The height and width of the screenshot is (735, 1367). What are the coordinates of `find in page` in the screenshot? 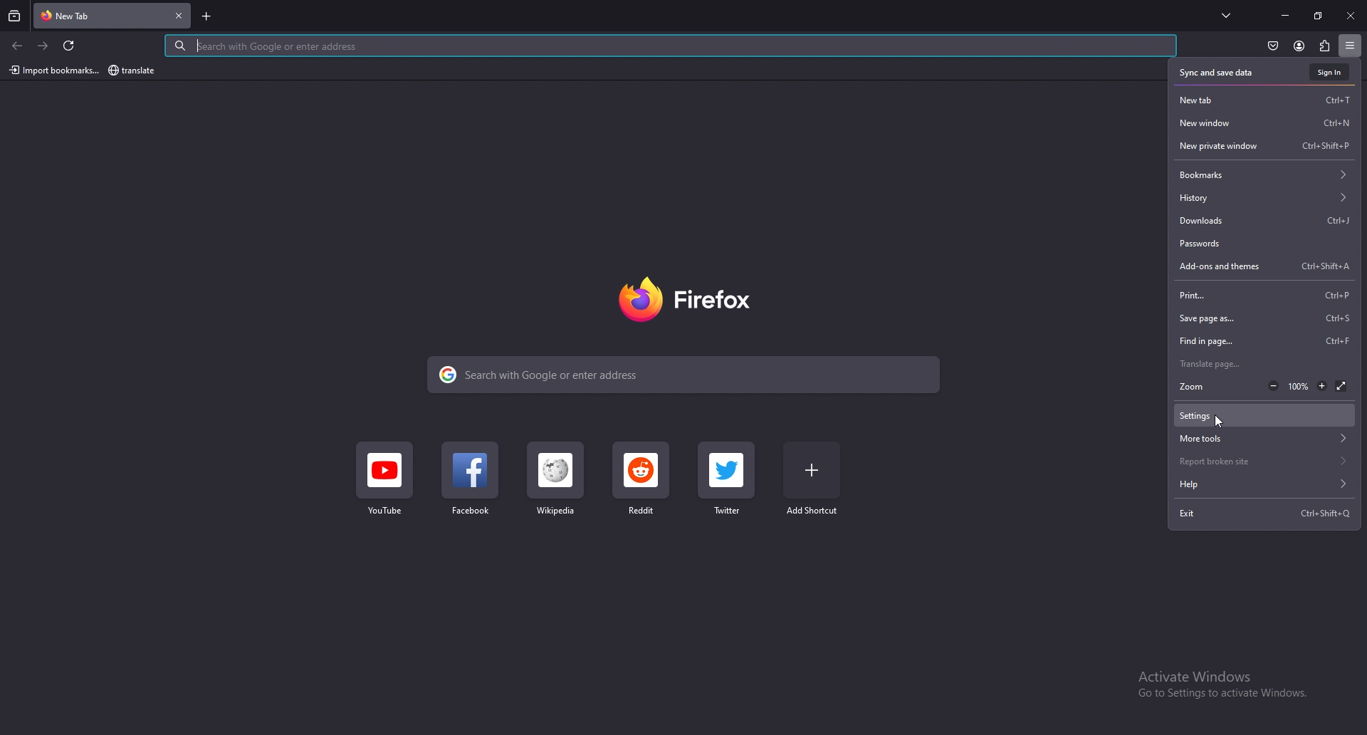 It's located at (1267, 340).